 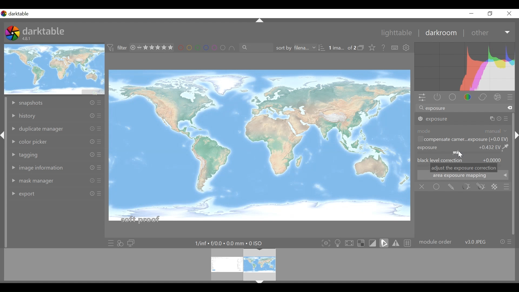 I want to click on presets, so click(x=510, y=98).